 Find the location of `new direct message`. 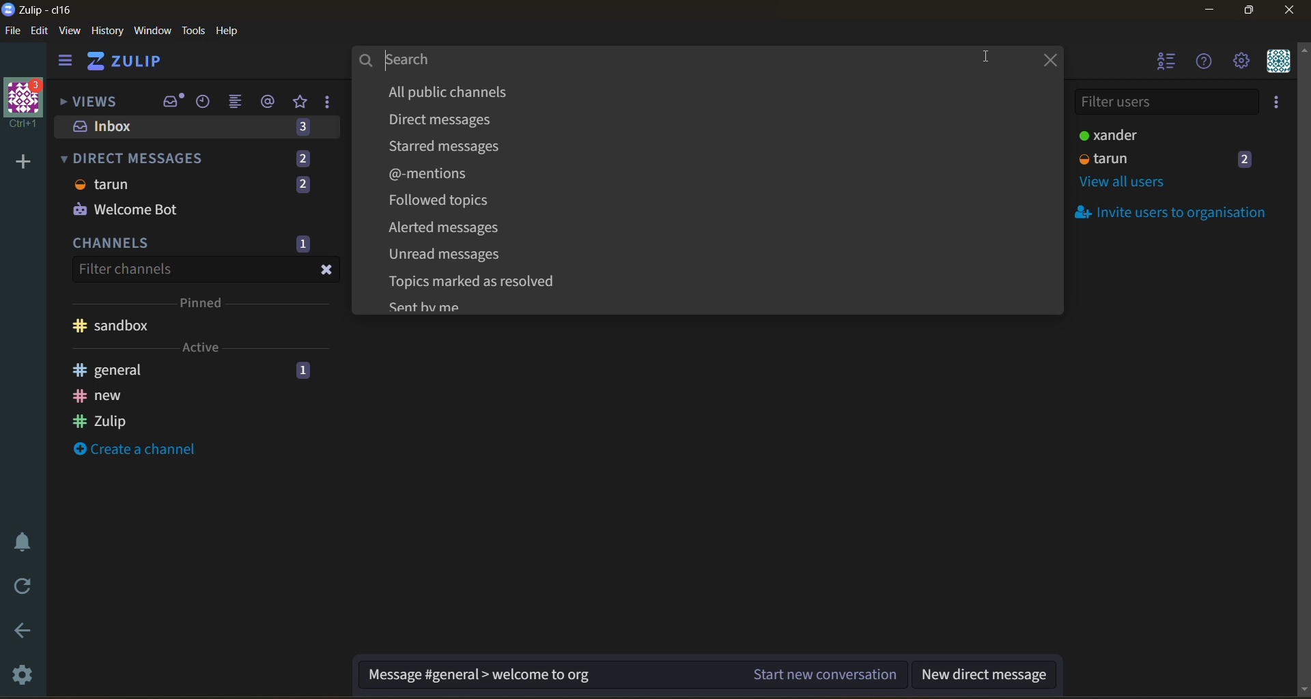

new direct message is located at coordinates (983, 676).